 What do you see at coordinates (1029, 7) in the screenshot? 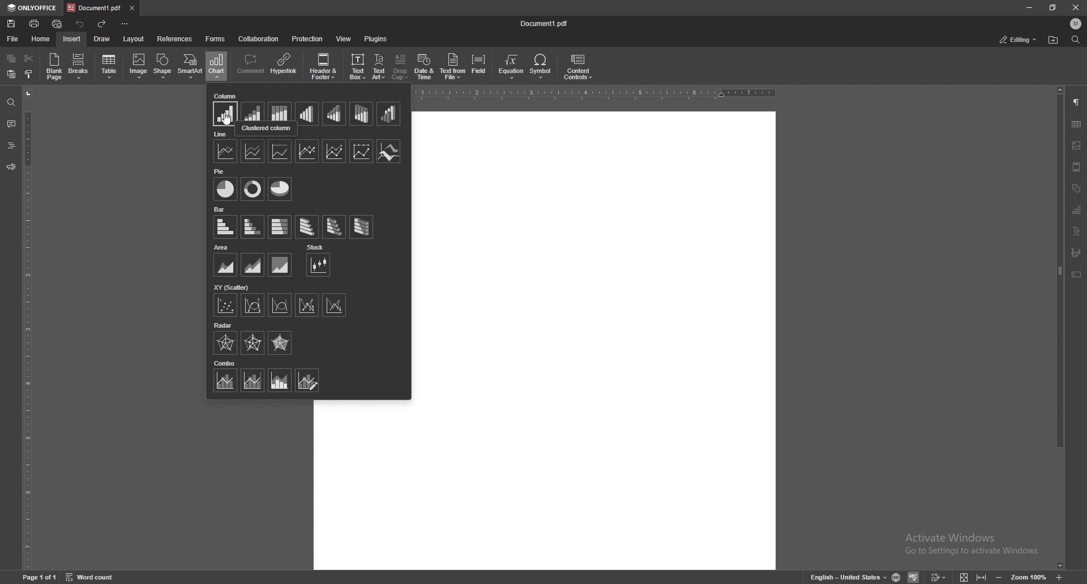
I see `minimize` at bounding box center [1029, 7].